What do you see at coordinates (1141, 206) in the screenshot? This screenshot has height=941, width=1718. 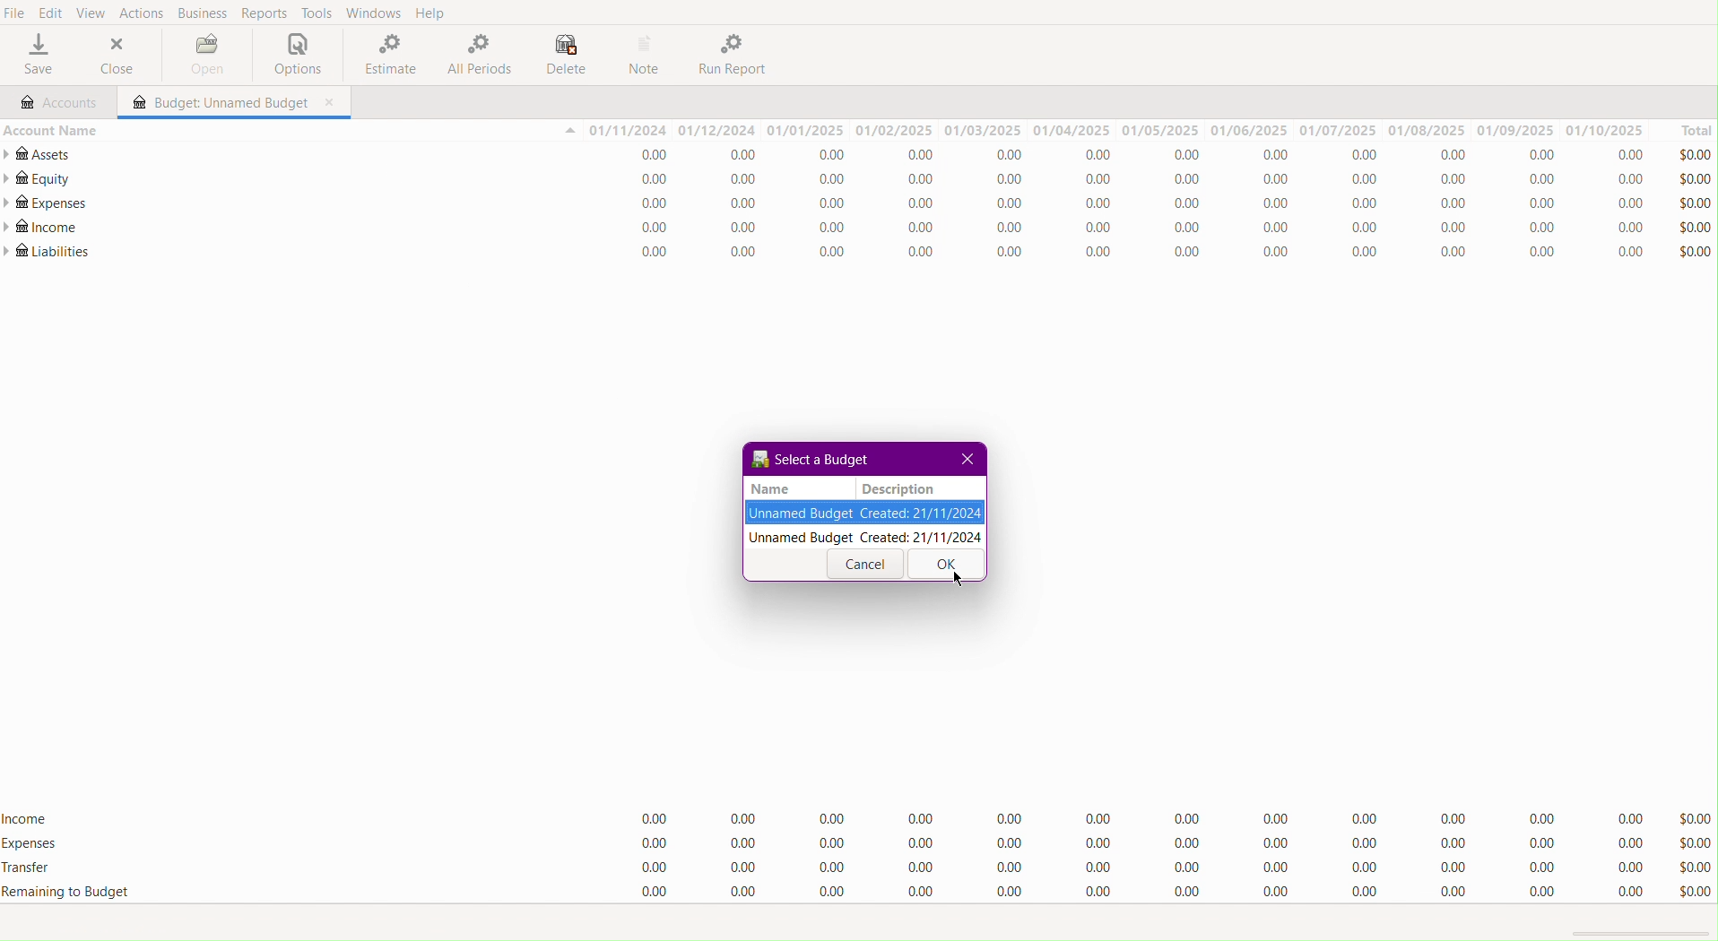 I see `Expenses Values` at bounding box center [1141, 206].